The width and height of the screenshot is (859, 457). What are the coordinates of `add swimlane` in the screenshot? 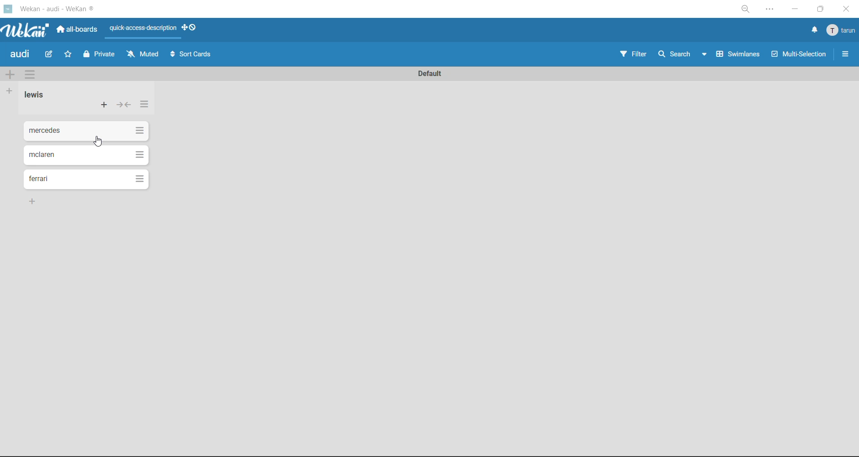 It's located at (10, 75).